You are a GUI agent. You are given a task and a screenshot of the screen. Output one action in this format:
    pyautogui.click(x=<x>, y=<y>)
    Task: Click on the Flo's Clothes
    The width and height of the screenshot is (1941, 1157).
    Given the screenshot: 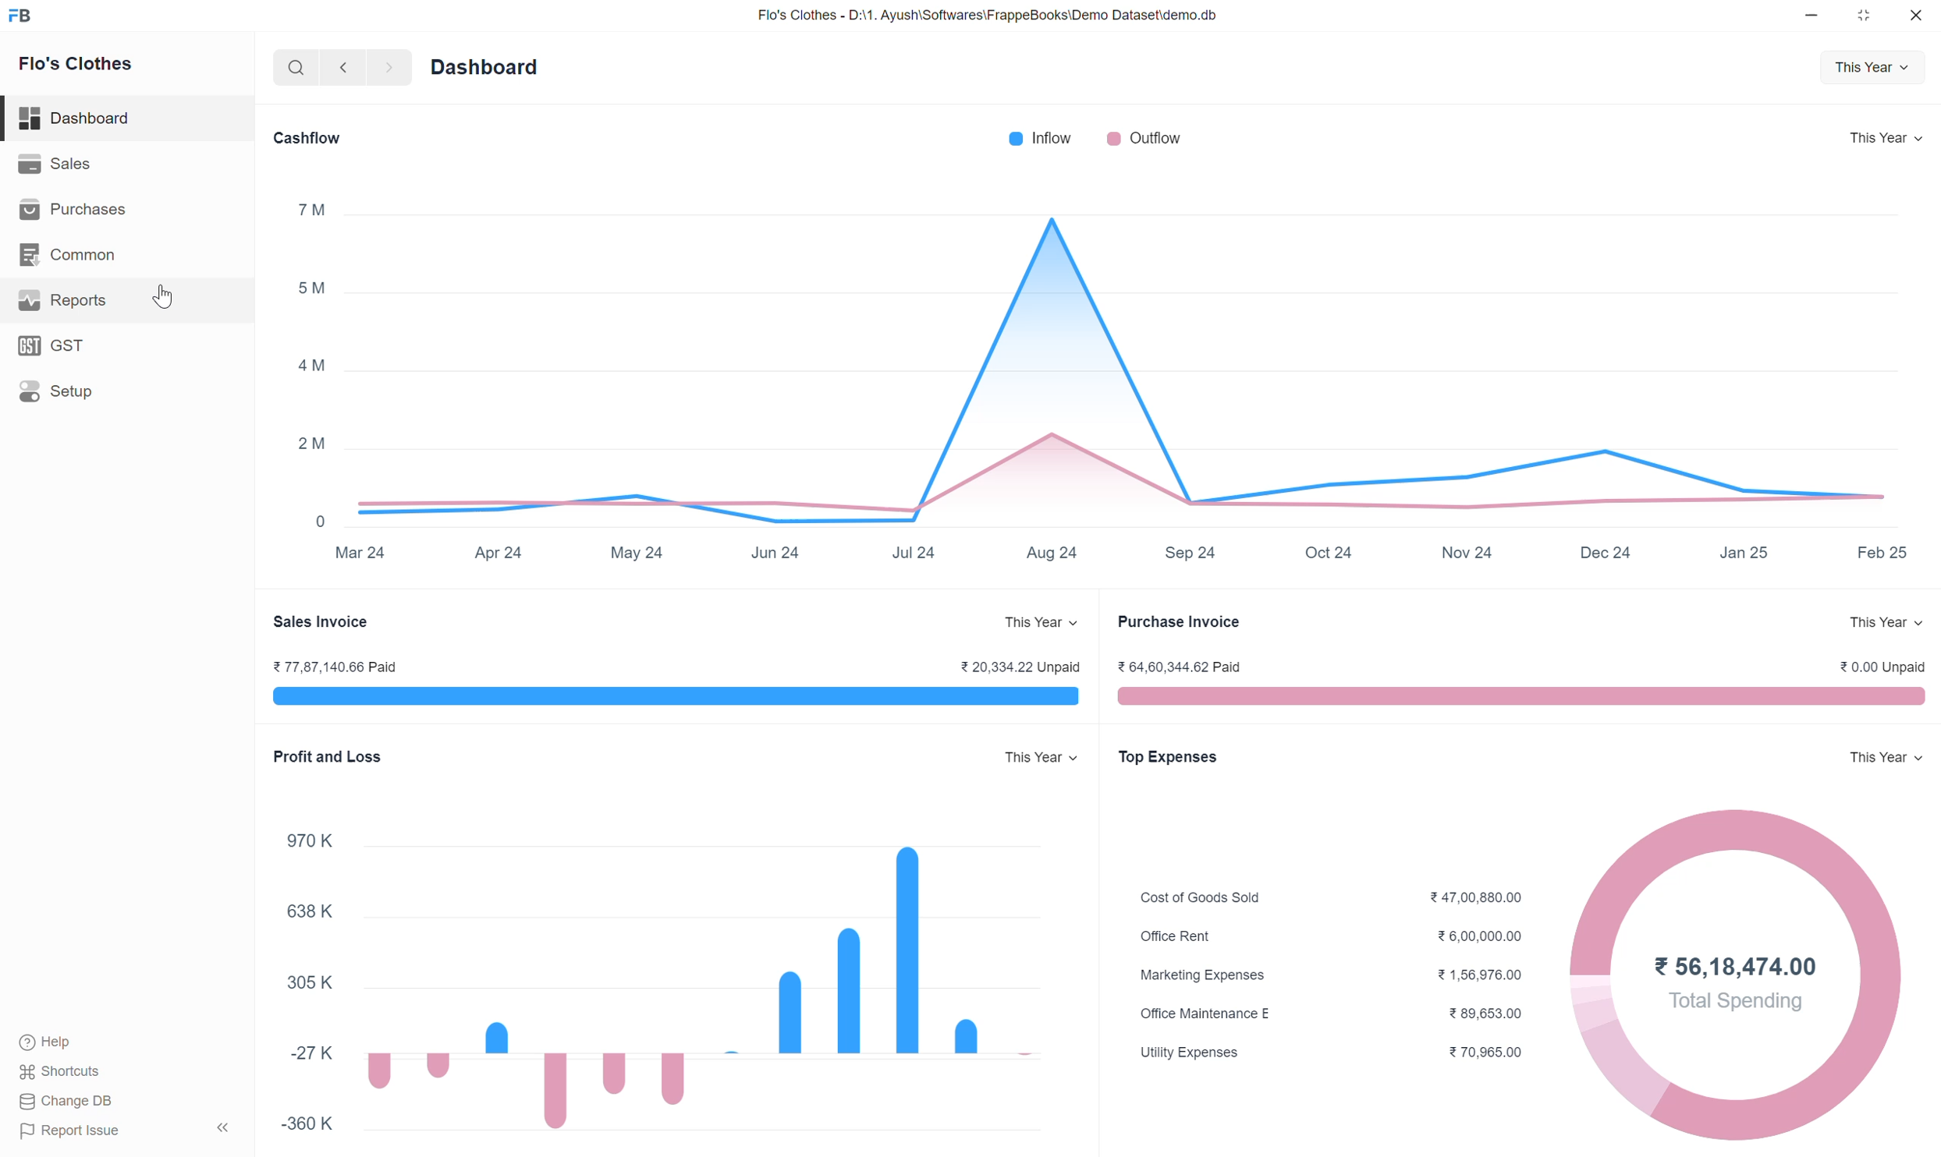 What is the action you would take?
    pyautogui.click(x=74, y=65)
    